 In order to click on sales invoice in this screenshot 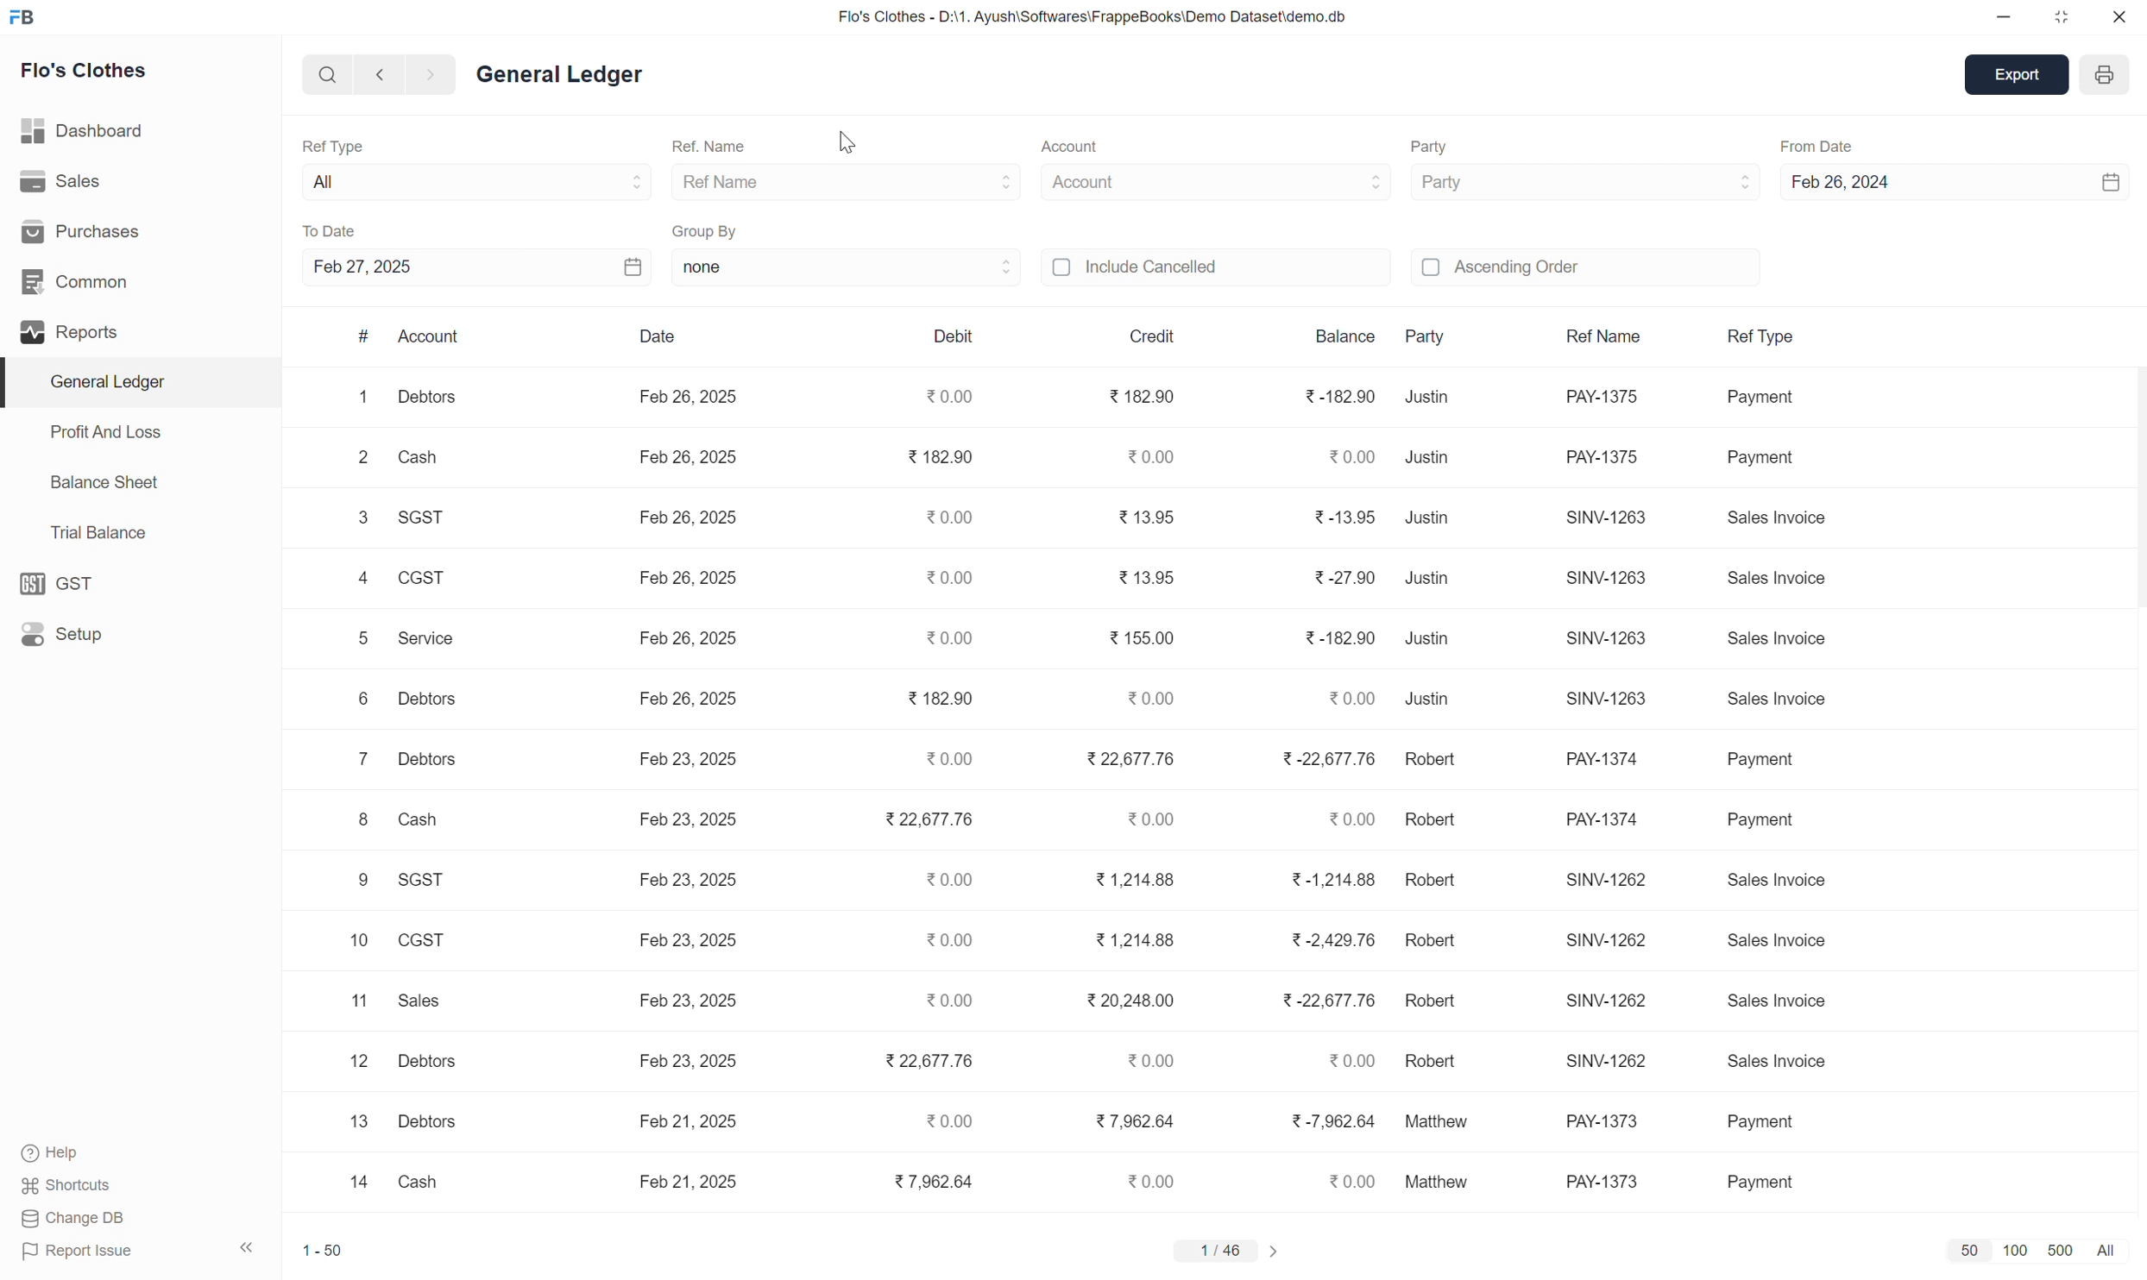, I will do `click(1777, 1005)`.